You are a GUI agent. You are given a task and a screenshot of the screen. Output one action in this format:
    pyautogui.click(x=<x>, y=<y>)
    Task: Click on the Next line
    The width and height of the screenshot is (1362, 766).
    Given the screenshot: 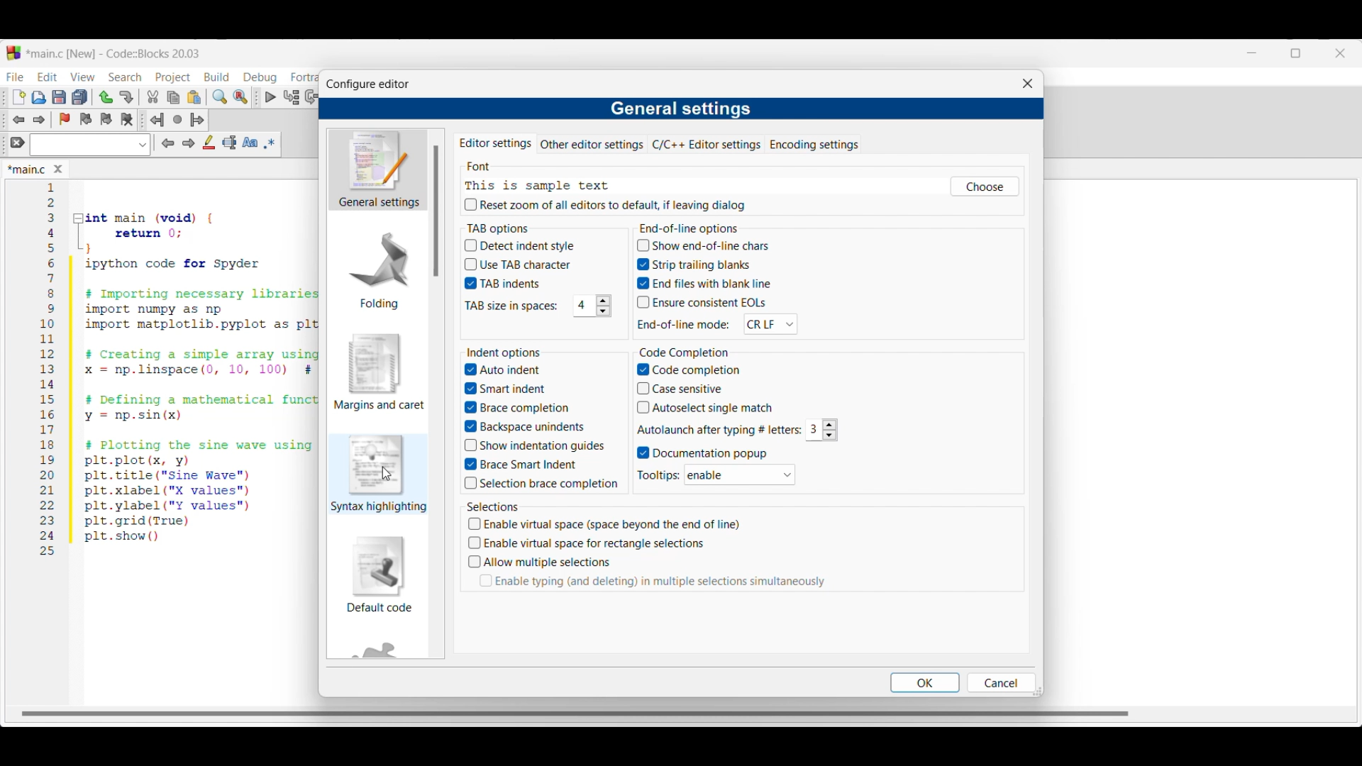 What is the action you would take?
    pyautogui.click(x=313, y=97)
    